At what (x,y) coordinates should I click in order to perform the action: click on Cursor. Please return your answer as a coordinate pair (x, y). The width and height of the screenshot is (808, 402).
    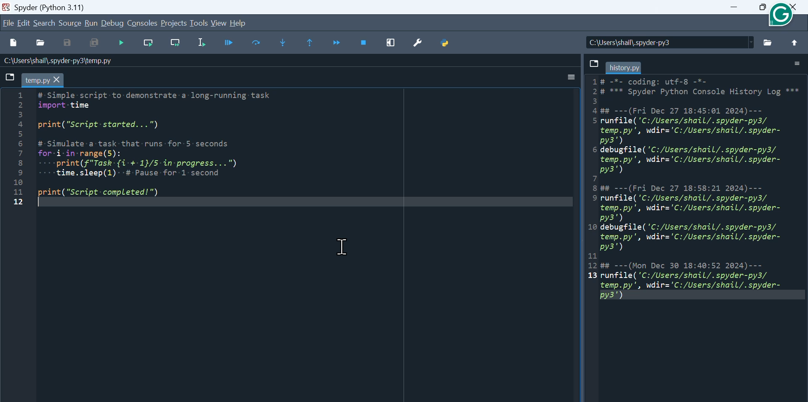
    Looking at the image, I should click on (340, 247).